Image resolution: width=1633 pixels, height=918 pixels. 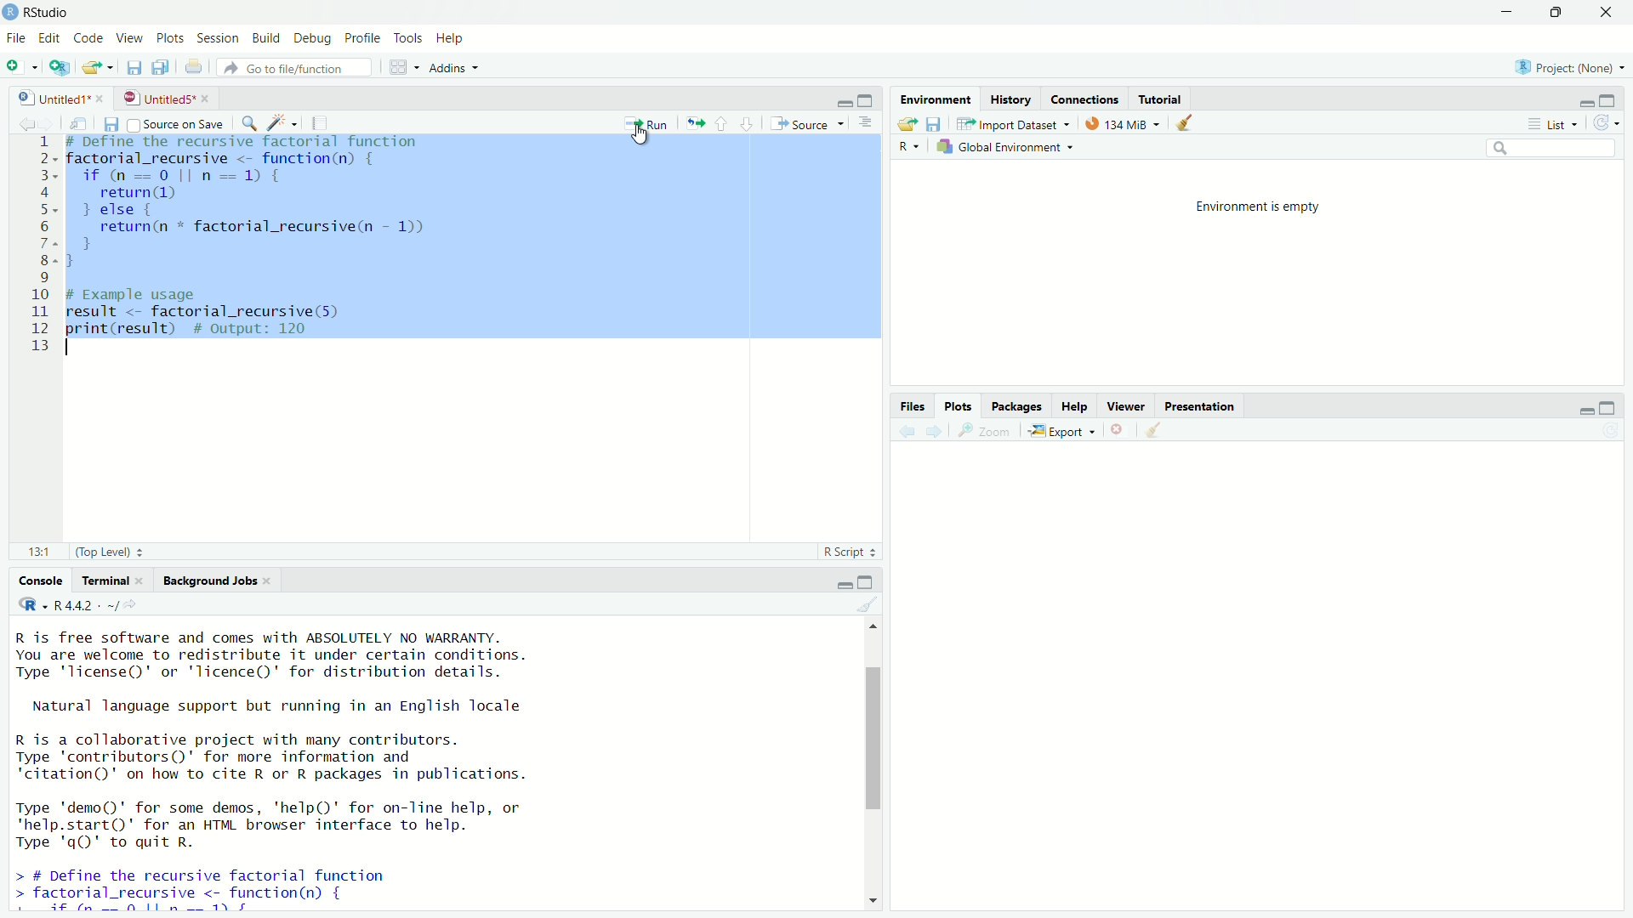 I want to click on Tools, so click(x=404, y=38).